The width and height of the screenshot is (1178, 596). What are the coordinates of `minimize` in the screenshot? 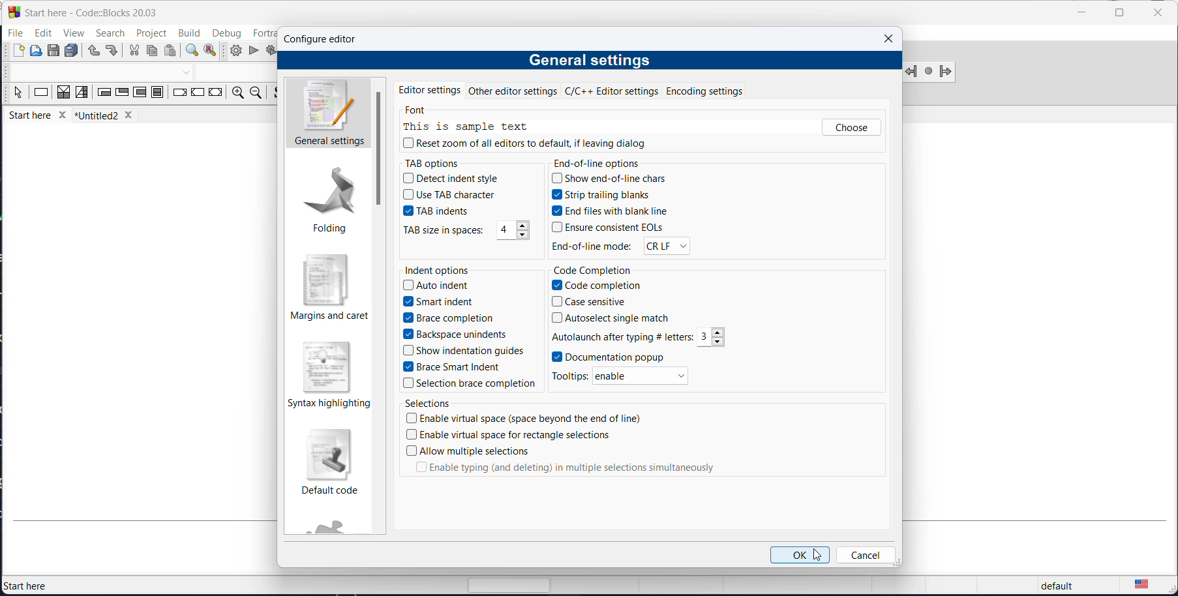 It's located at (1080, 14).